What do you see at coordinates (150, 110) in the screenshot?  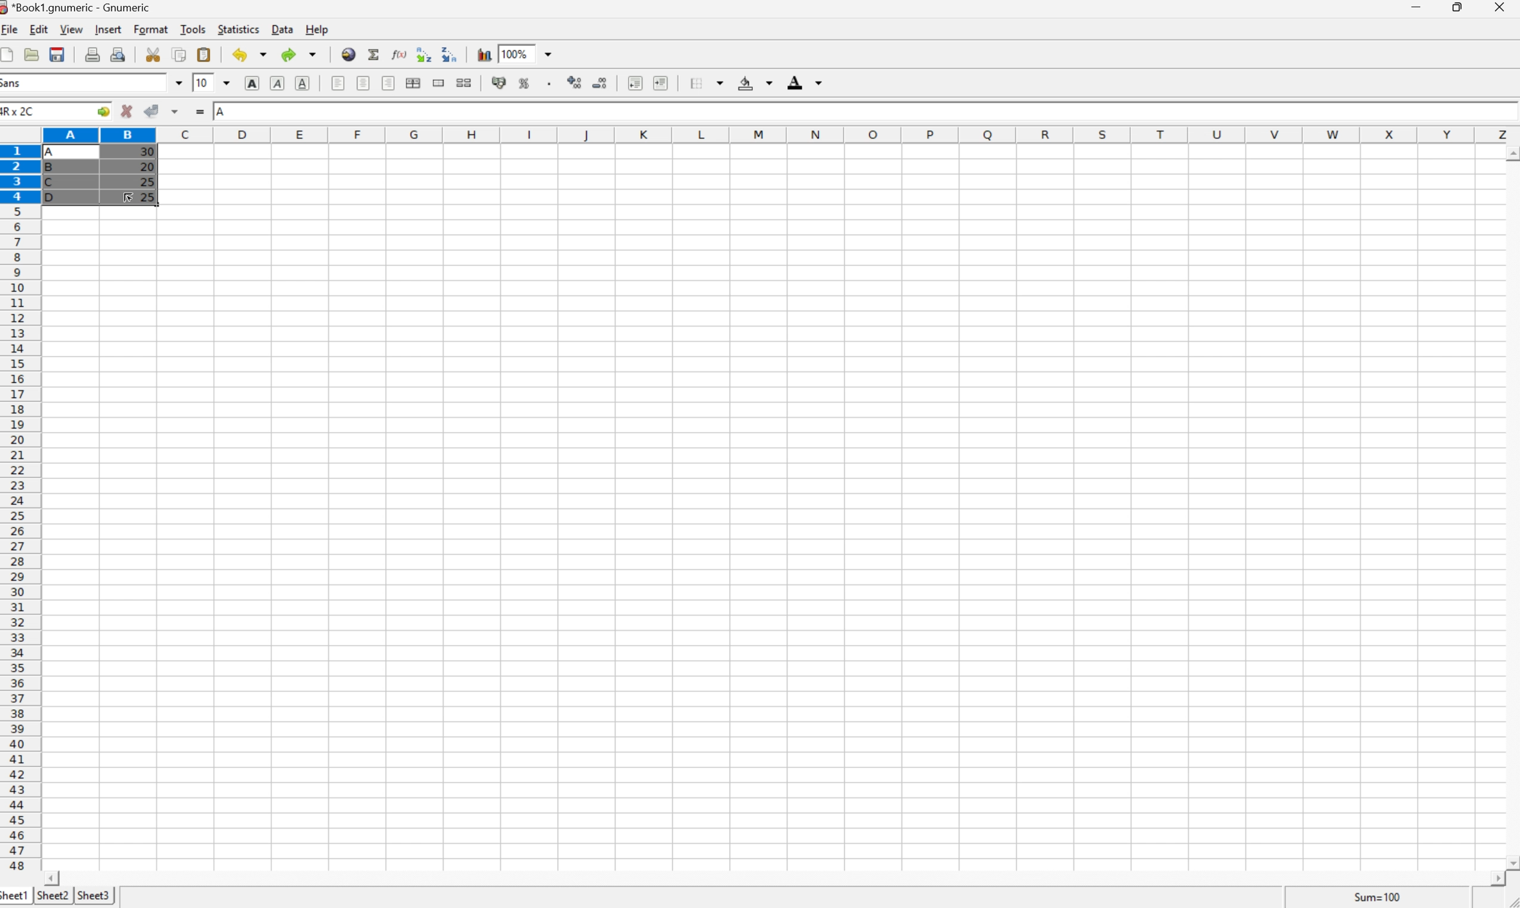 I see `Accept Changes` at bounding box center [150, 110].